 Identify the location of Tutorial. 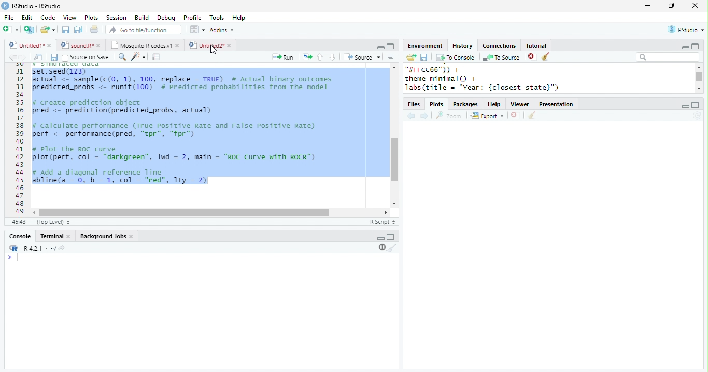
(535, 45).